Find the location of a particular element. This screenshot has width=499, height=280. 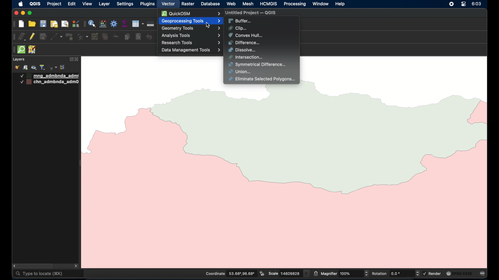

show statistical summary is located at coordinates (125, 24).